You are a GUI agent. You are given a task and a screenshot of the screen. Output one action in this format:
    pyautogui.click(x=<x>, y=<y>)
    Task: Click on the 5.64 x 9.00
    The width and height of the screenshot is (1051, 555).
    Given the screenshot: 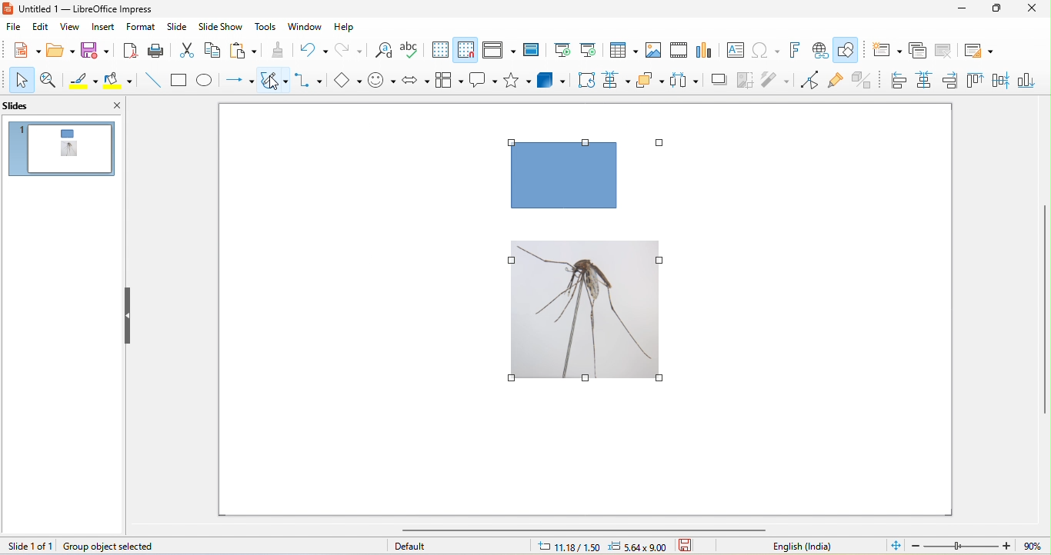 What is the action you would take?
    pyautogui.click(x=640, y=547)
    